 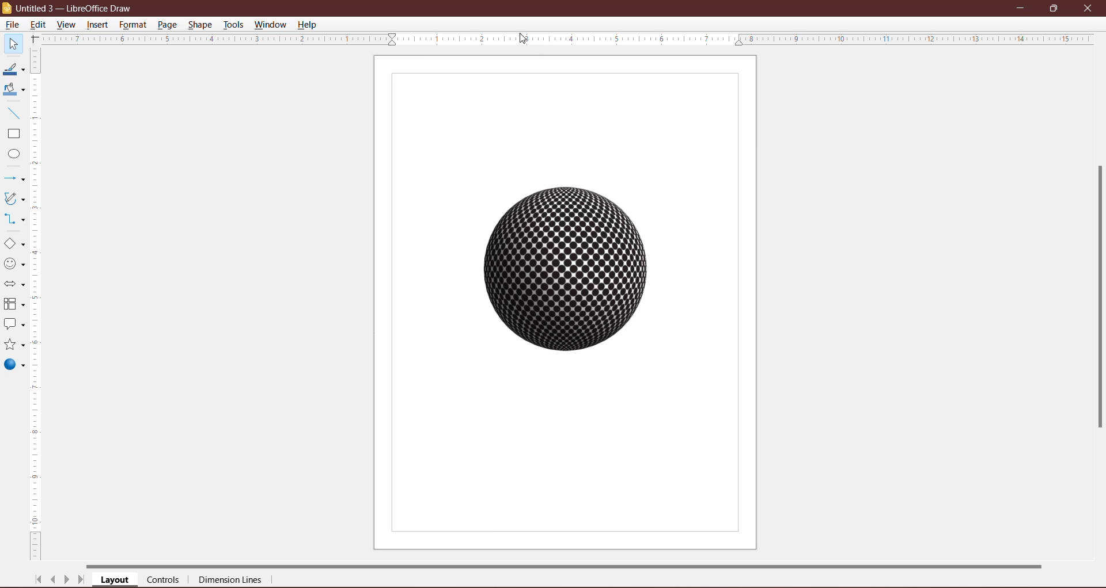 What do you see at coordinates (1096, 296) in the screenshot?
I see `Scrollbar` at bounding box center [1096, 296].